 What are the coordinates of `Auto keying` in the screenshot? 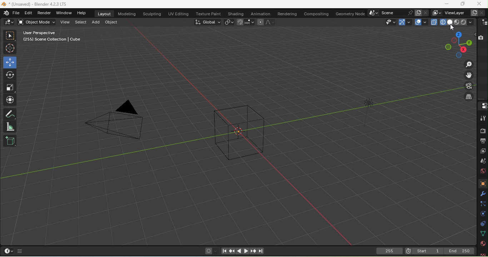 It's located at (209, 252).